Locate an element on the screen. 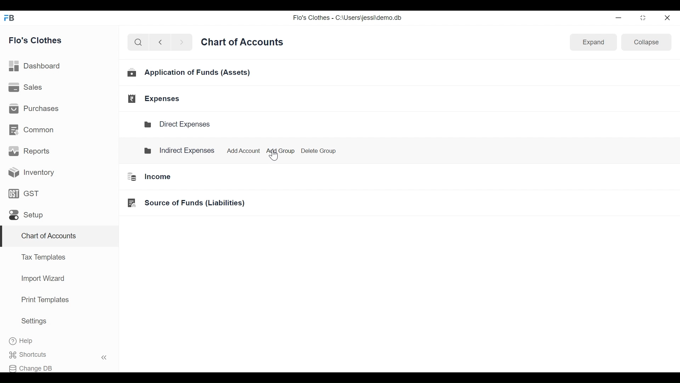 This screenshot has width=680, height=383. Purchases is located at coordinates (36, 110).